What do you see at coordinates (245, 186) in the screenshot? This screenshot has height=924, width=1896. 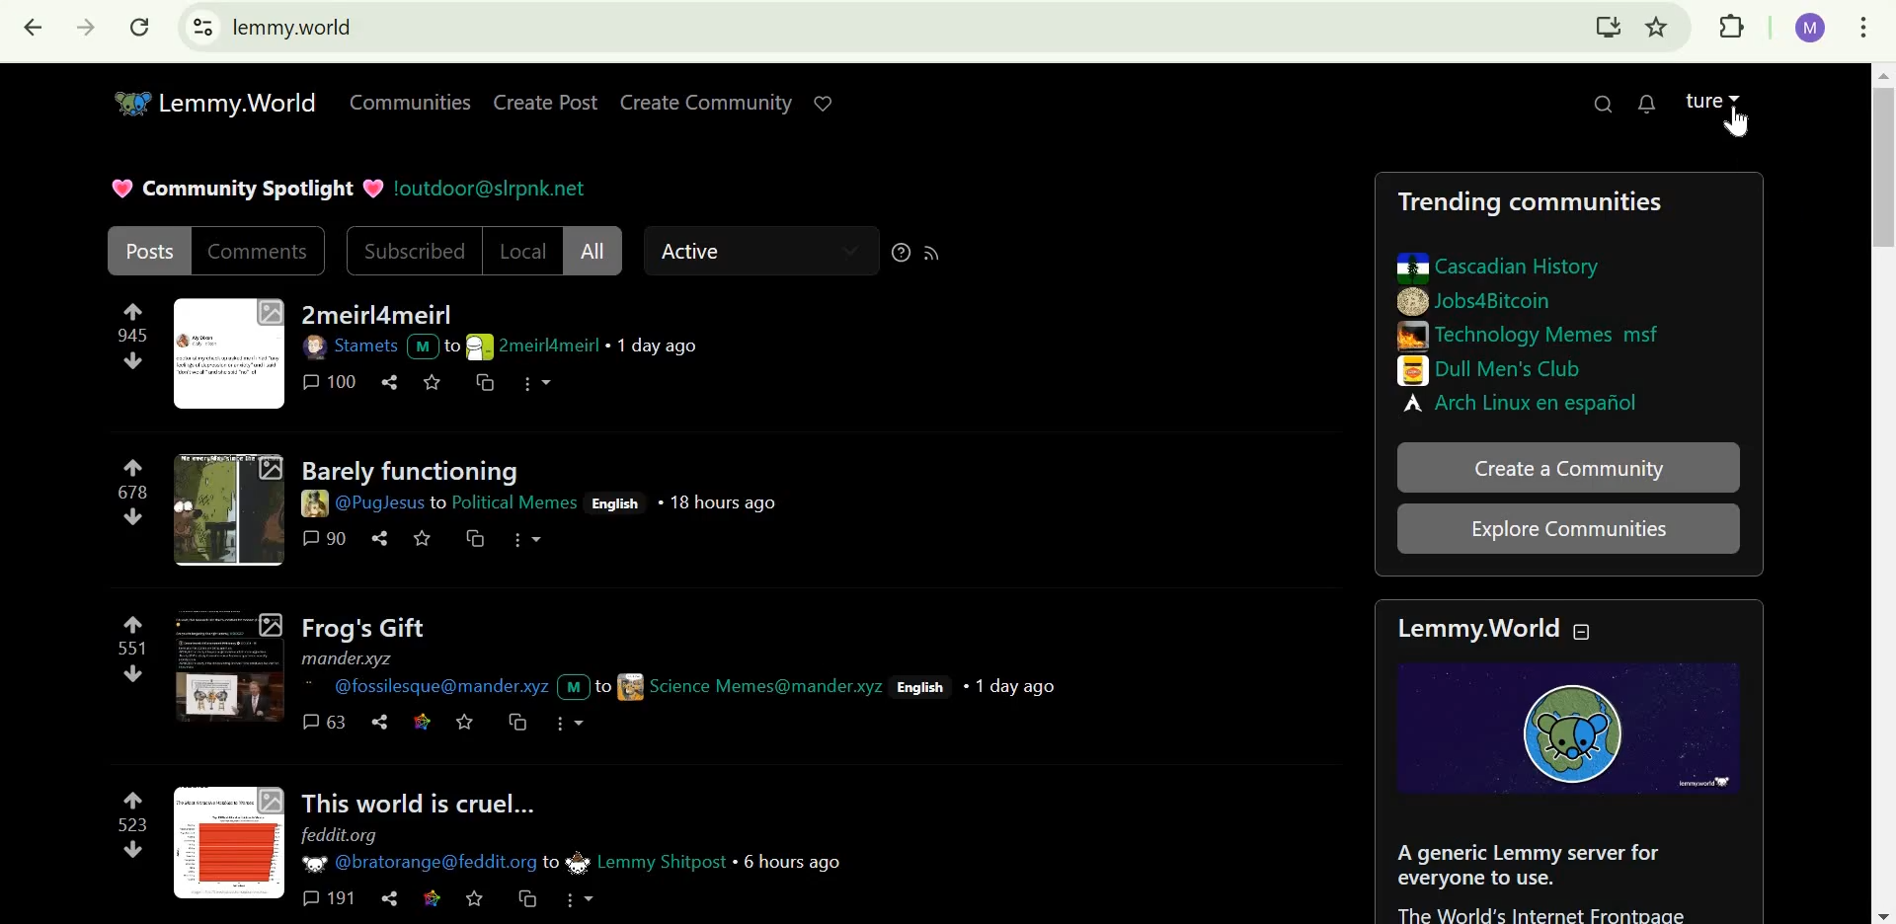 I see `Community spotlight` at bounding box center [245, 186].